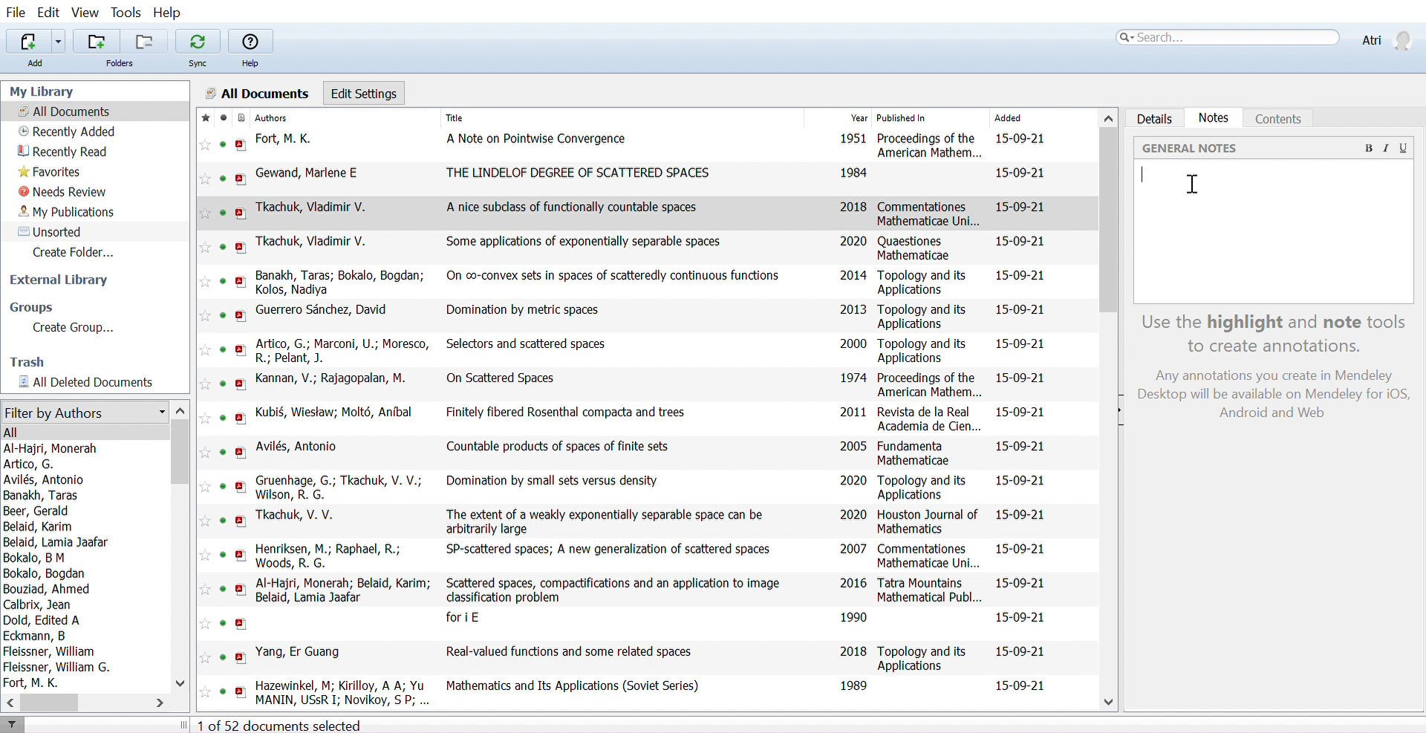 The height and width of the screenshot is (733, 1426). What do you see at coordinates (31, 308) in the screenshot?
I see `Groups` at bounding box center [31, 308].